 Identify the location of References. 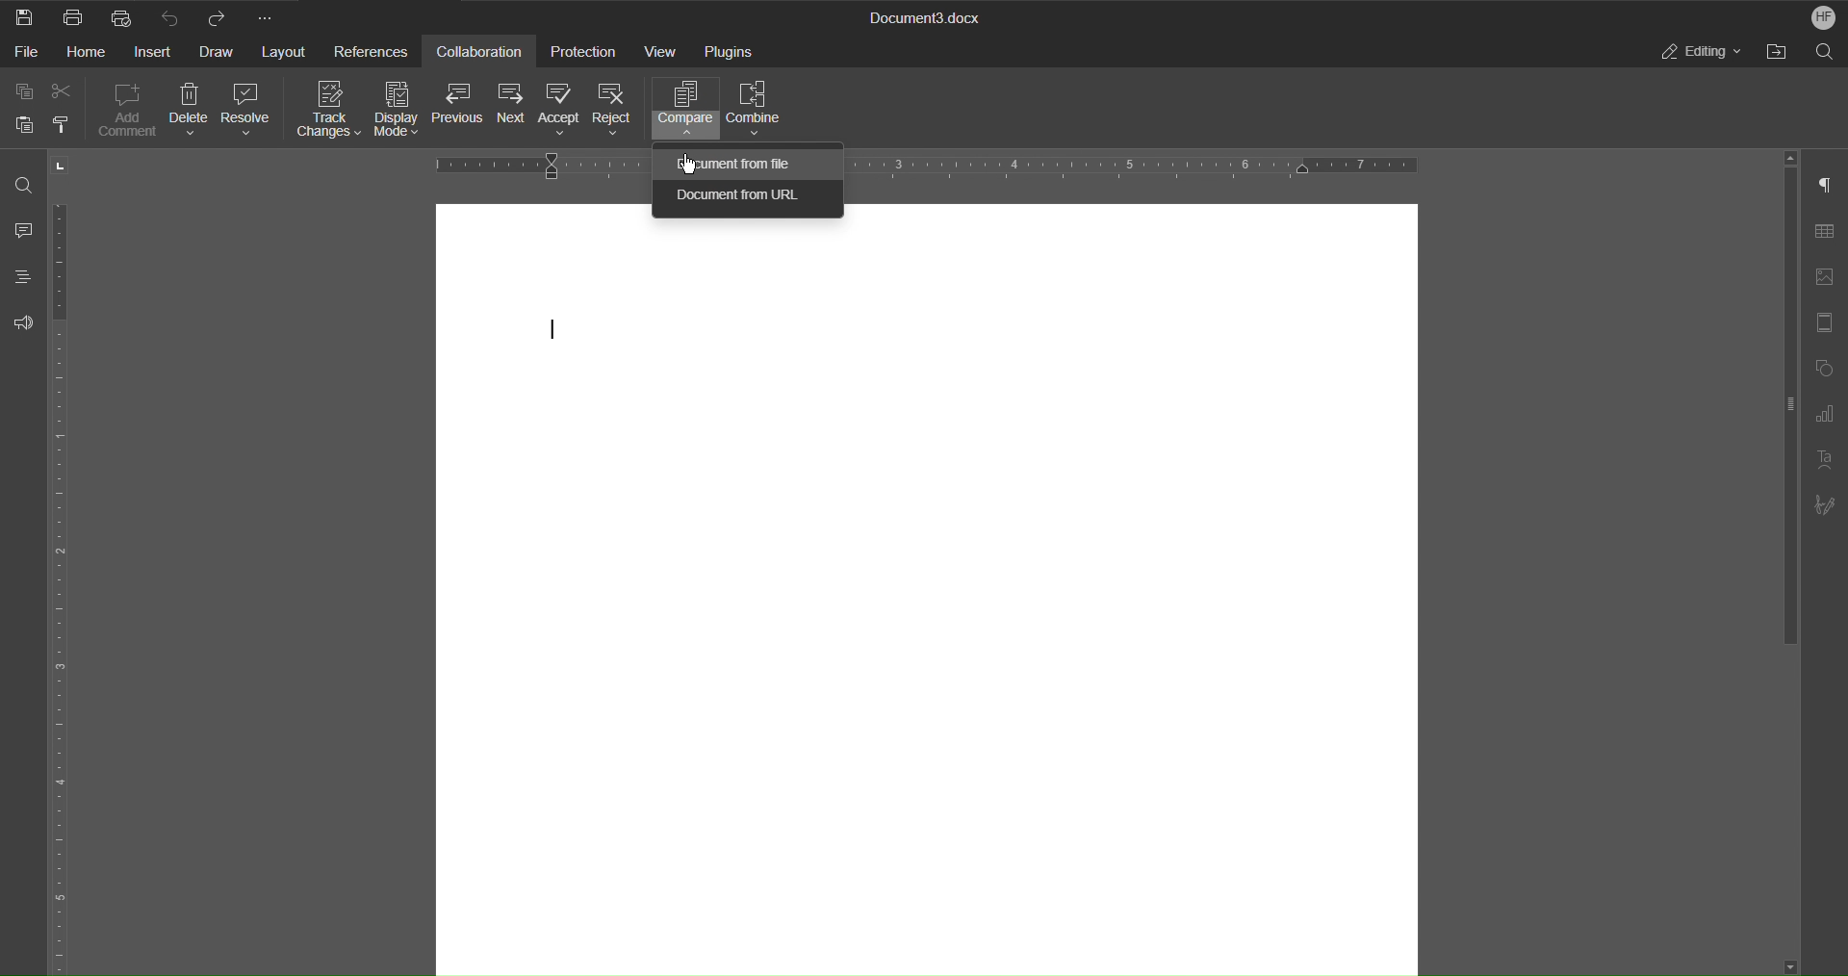
(374, 51).